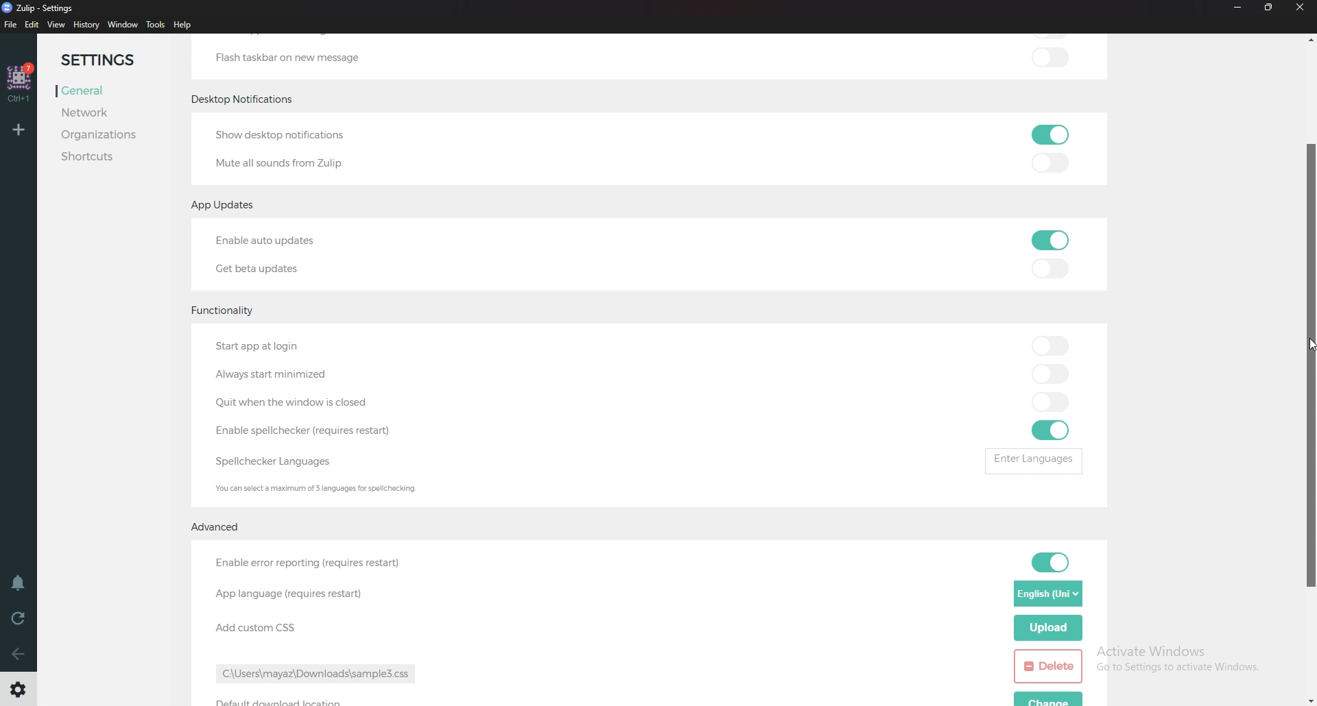 The image size is (1317, 706). Describe the element at coordinates (108, 60) in the screenshot. I see `Settings` at that location.